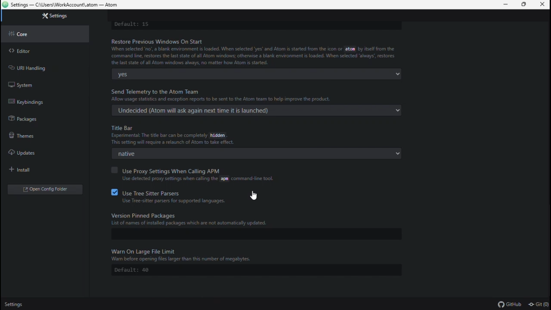  Describe the element at coordinates (253, 25) in the screenshot. I see `Default: 15` at that location.